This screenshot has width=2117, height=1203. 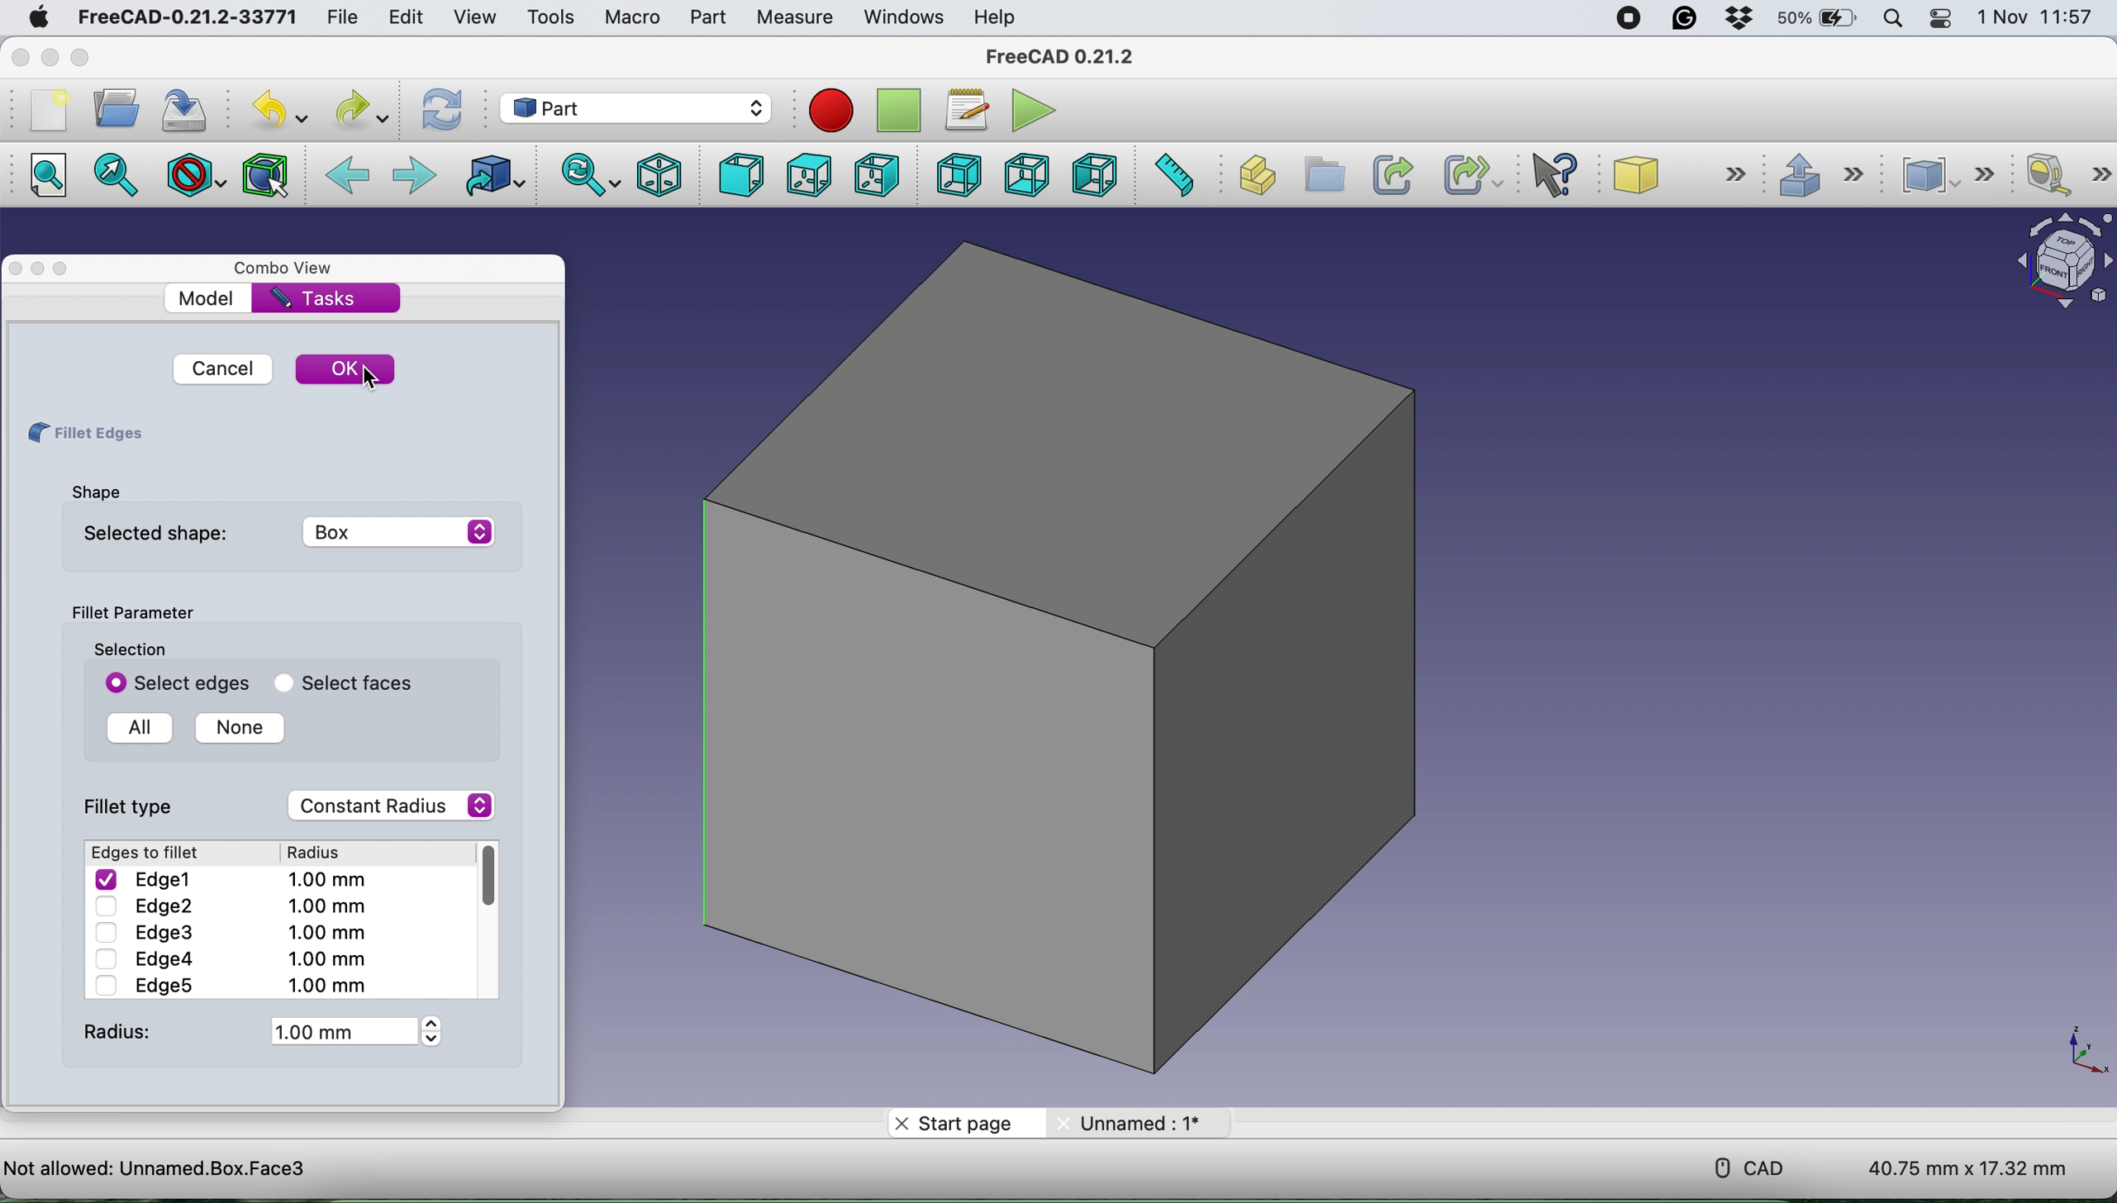 What do you see at coordinates (369, 378) in the screenshot?
I see `Cursor` at bounding box center [369, 378].